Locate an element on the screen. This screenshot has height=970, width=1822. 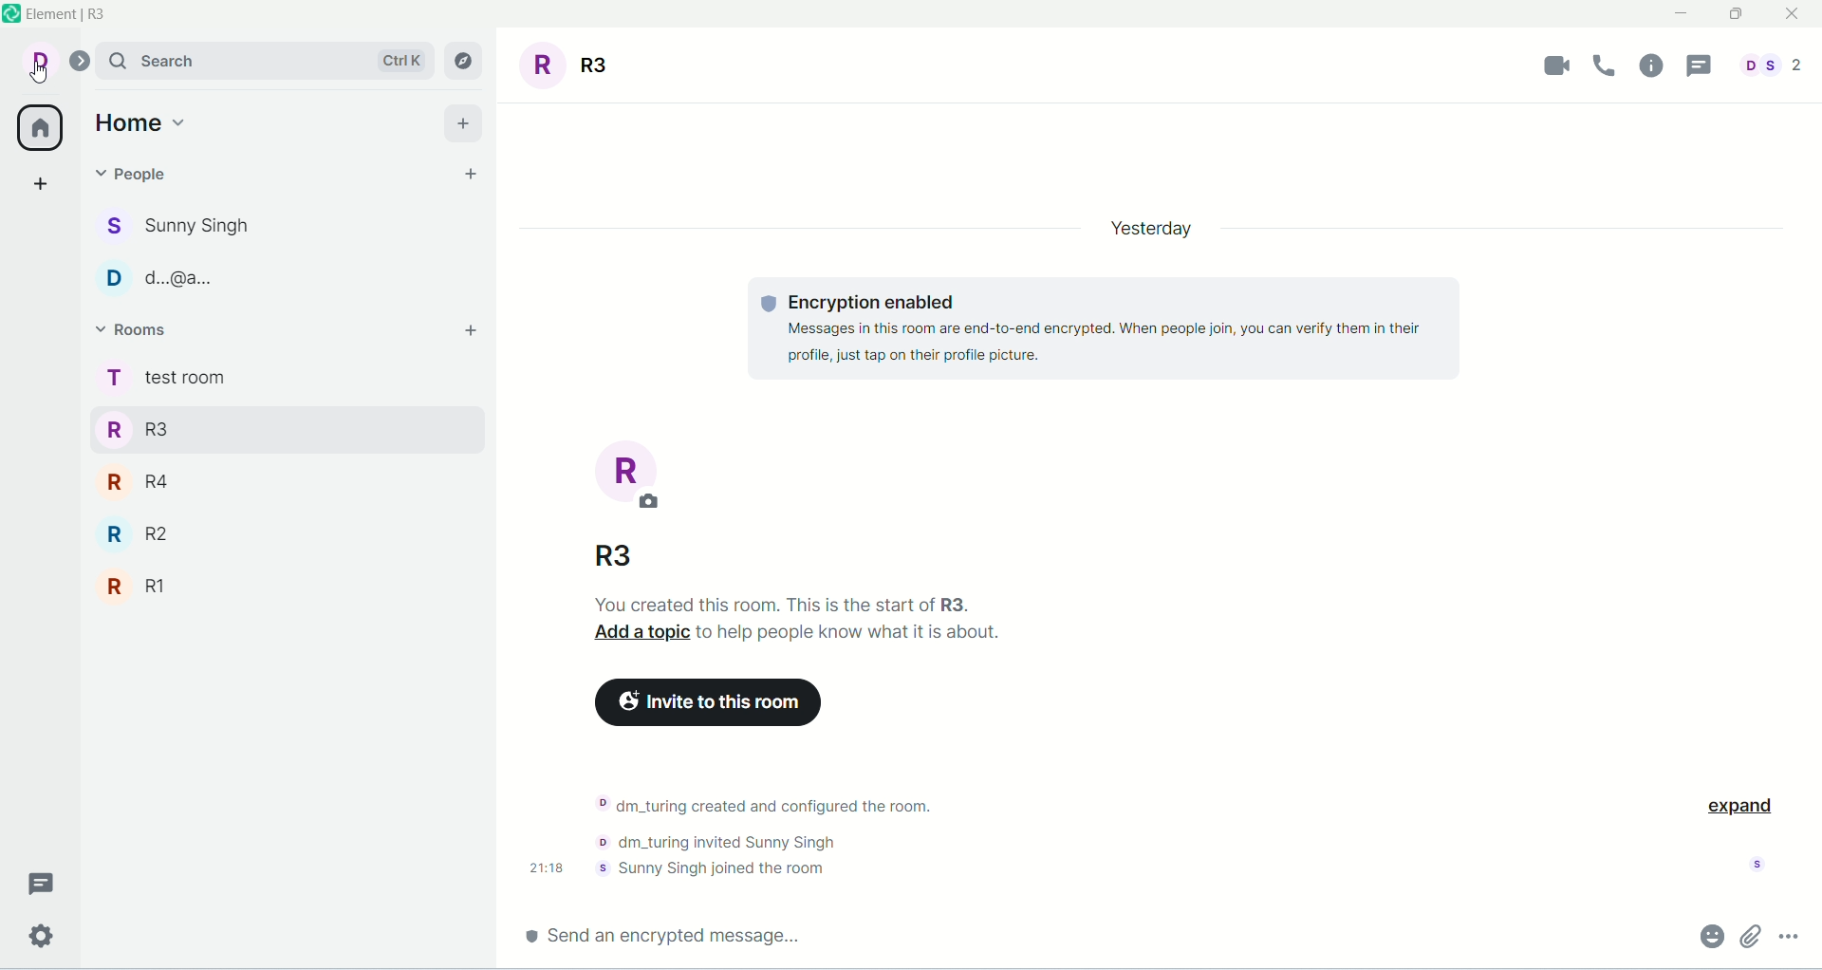
voice call is located at coordinates (1608, 65).